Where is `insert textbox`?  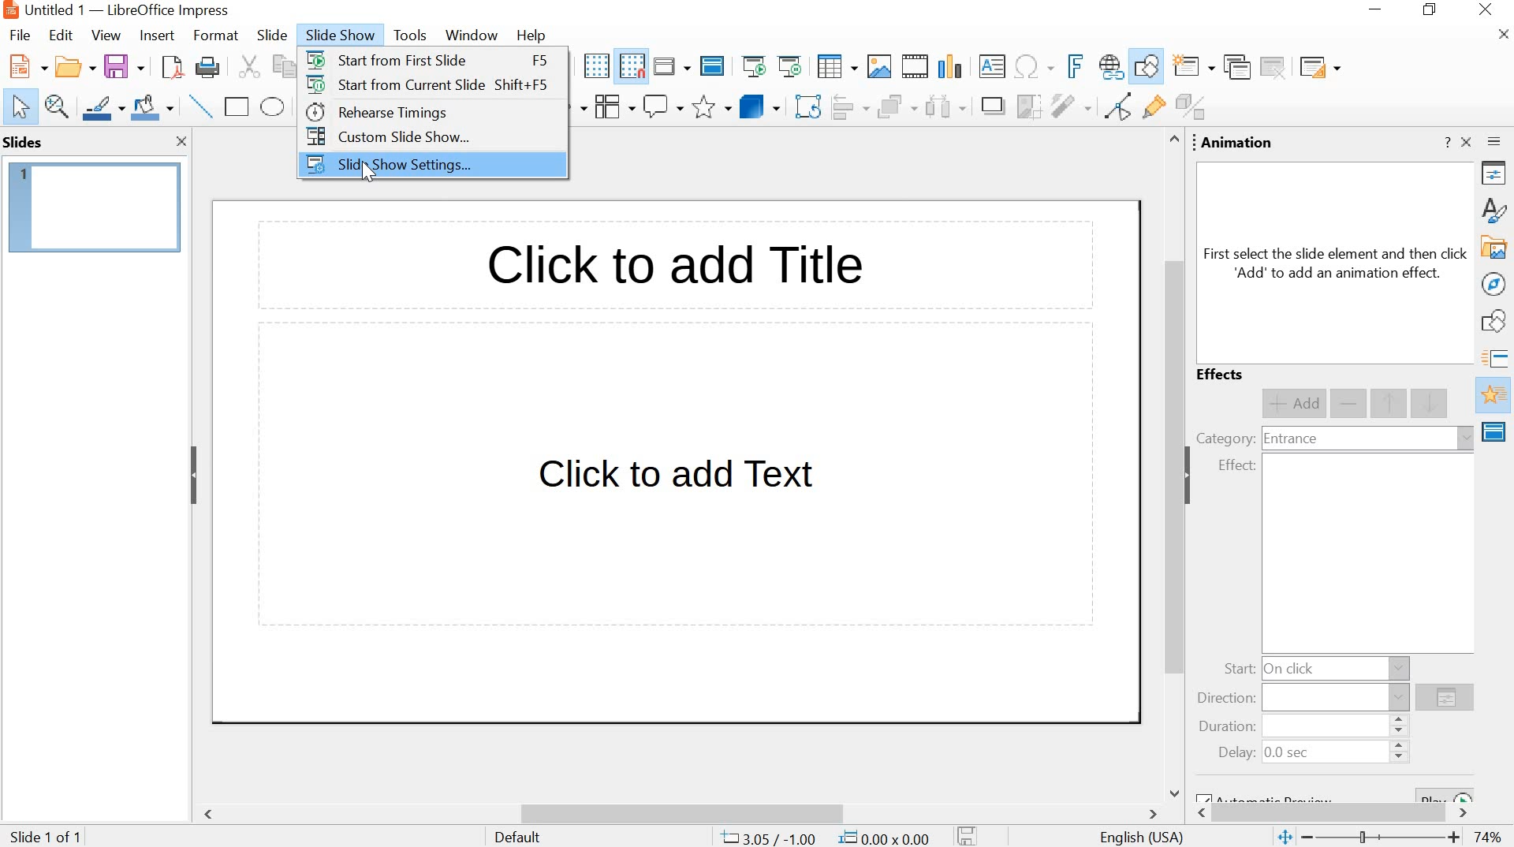
insert textbox is located at coordinates (993, 66).